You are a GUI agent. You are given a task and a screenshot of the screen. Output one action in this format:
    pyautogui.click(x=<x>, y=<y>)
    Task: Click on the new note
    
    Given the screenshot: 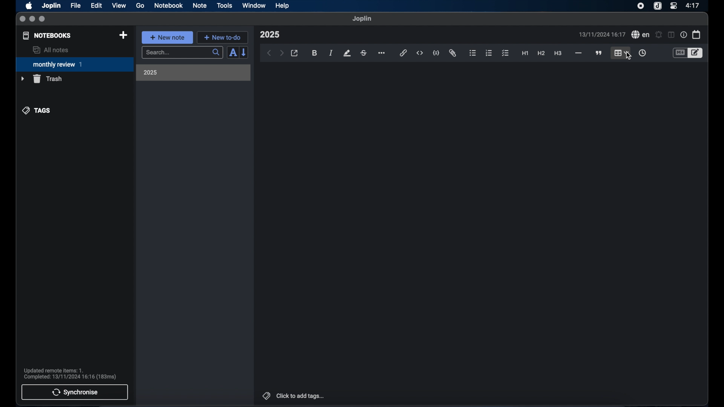 What is the action you would take?
    pyautogui.click(x=167, y=37)
    